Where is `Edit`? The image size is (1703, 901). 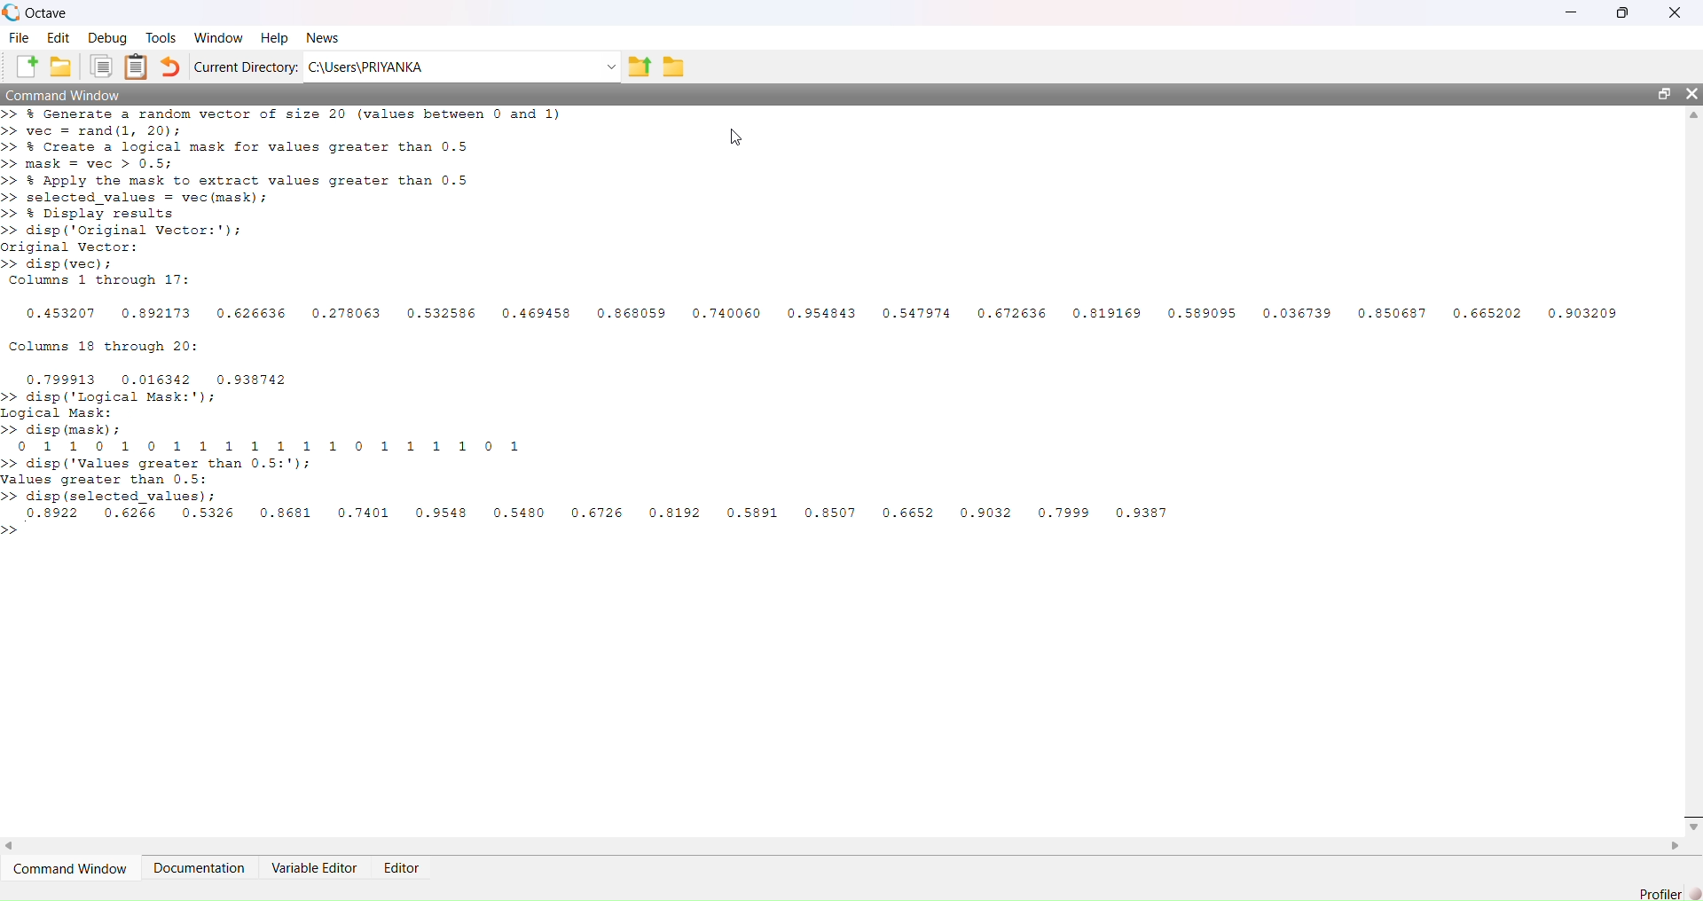 Edit is located at coordinates (59, 37).